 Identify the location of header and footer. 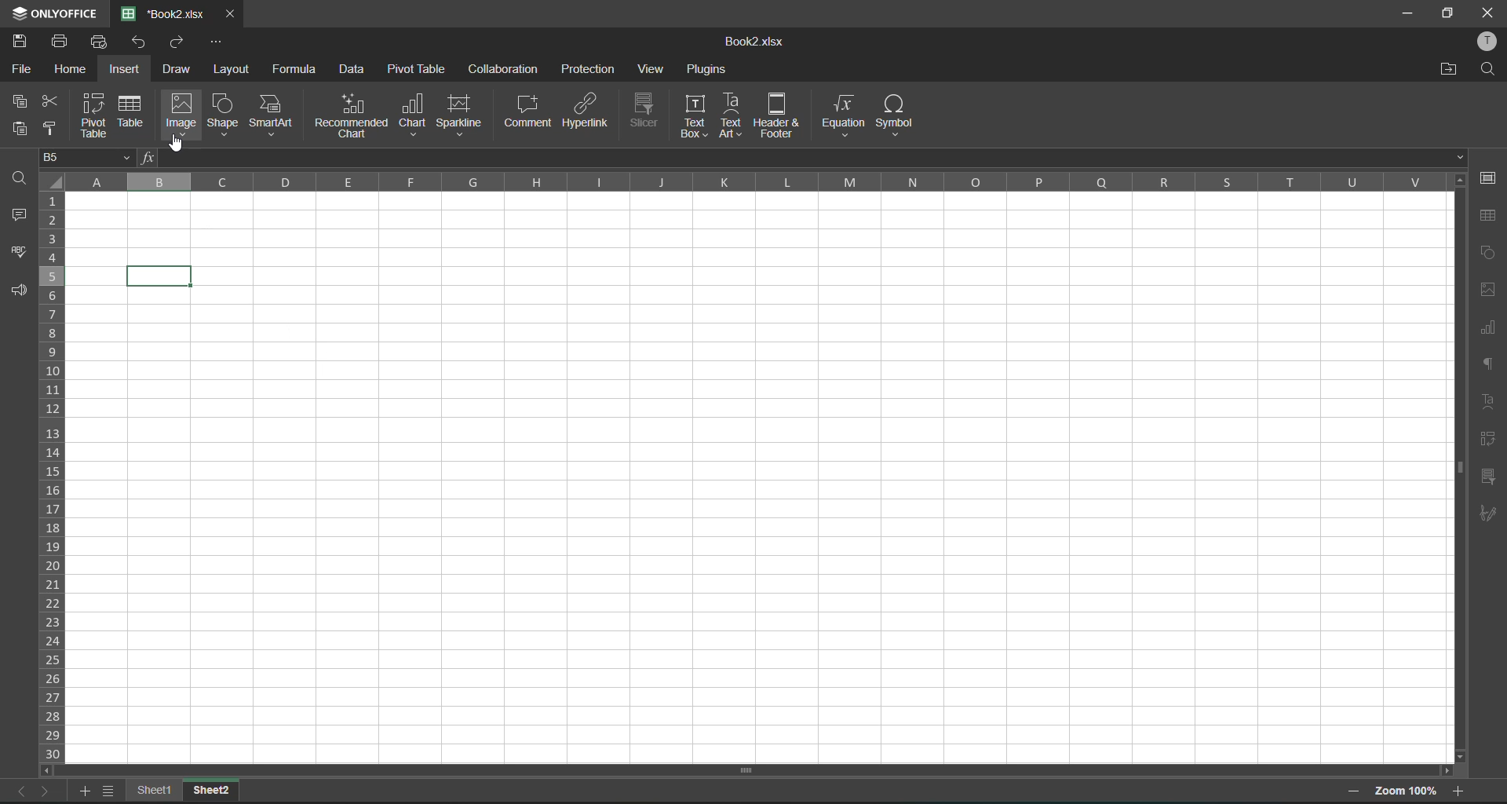
(775, 115).